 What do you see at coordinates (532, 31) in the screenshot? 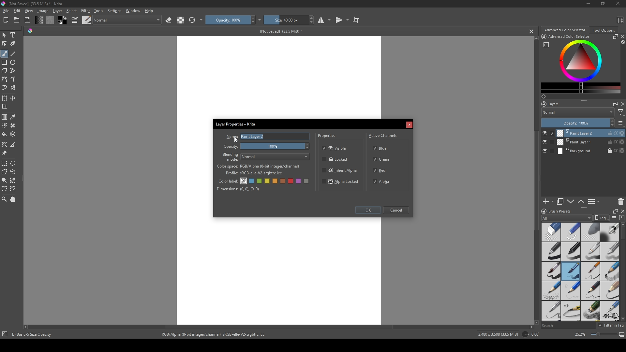
I see `cancel` at bounding box center [532, 31].